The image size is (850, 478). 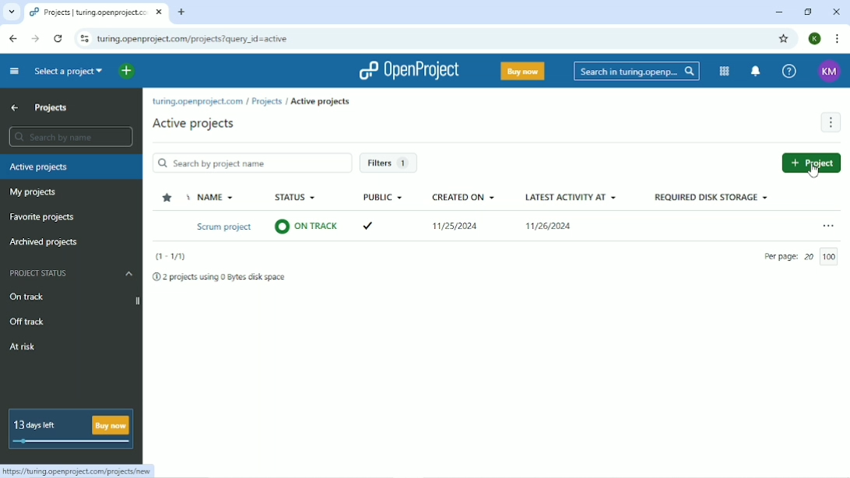 I want to click on My projects, so click(x=33, y=194).